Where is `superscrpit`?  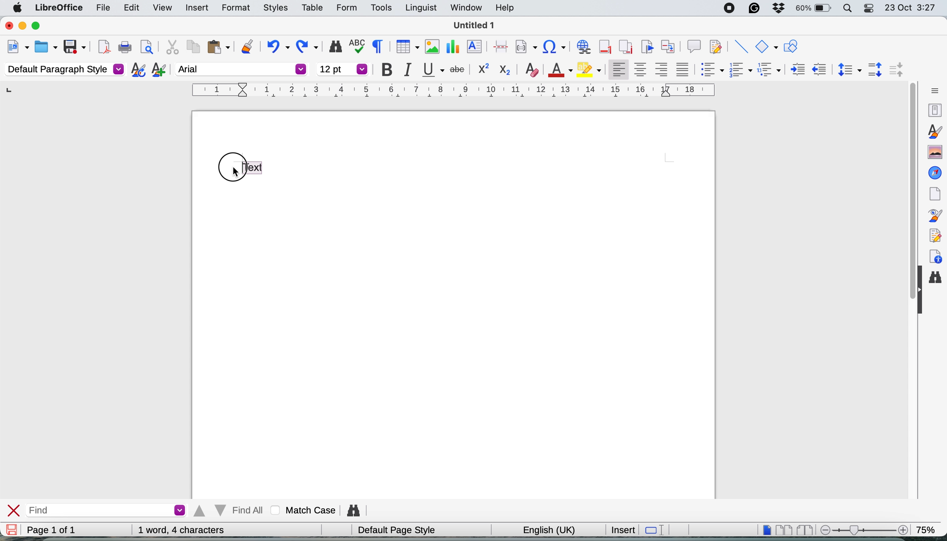
superscrpit is located at coordinates (484, 69).